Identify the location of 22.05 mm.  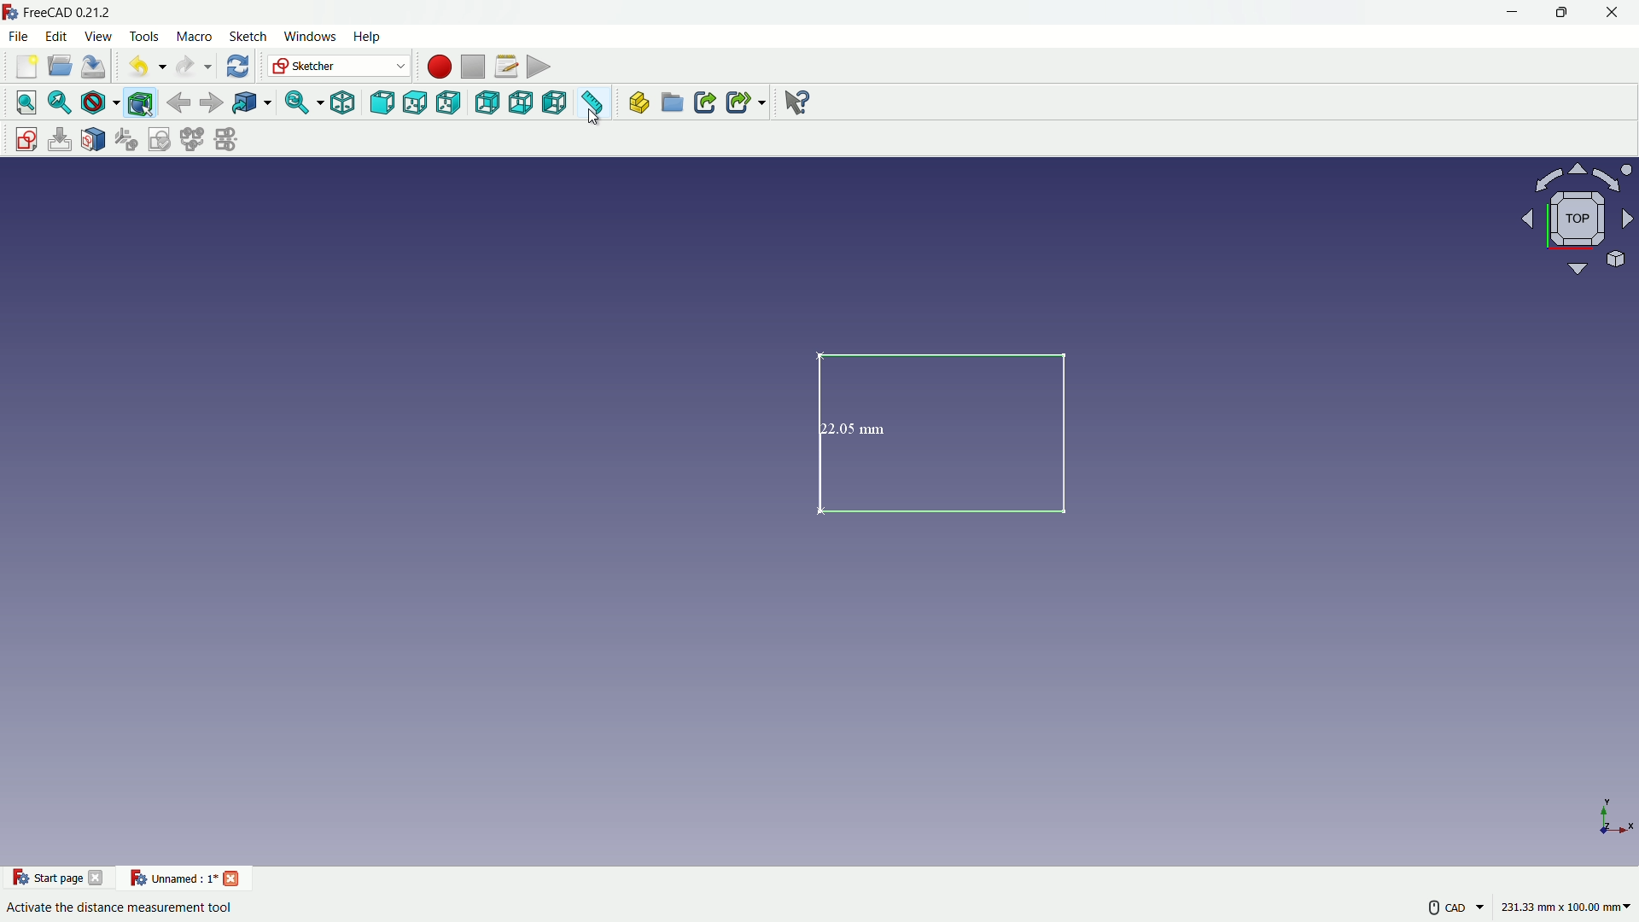
(849, 431).